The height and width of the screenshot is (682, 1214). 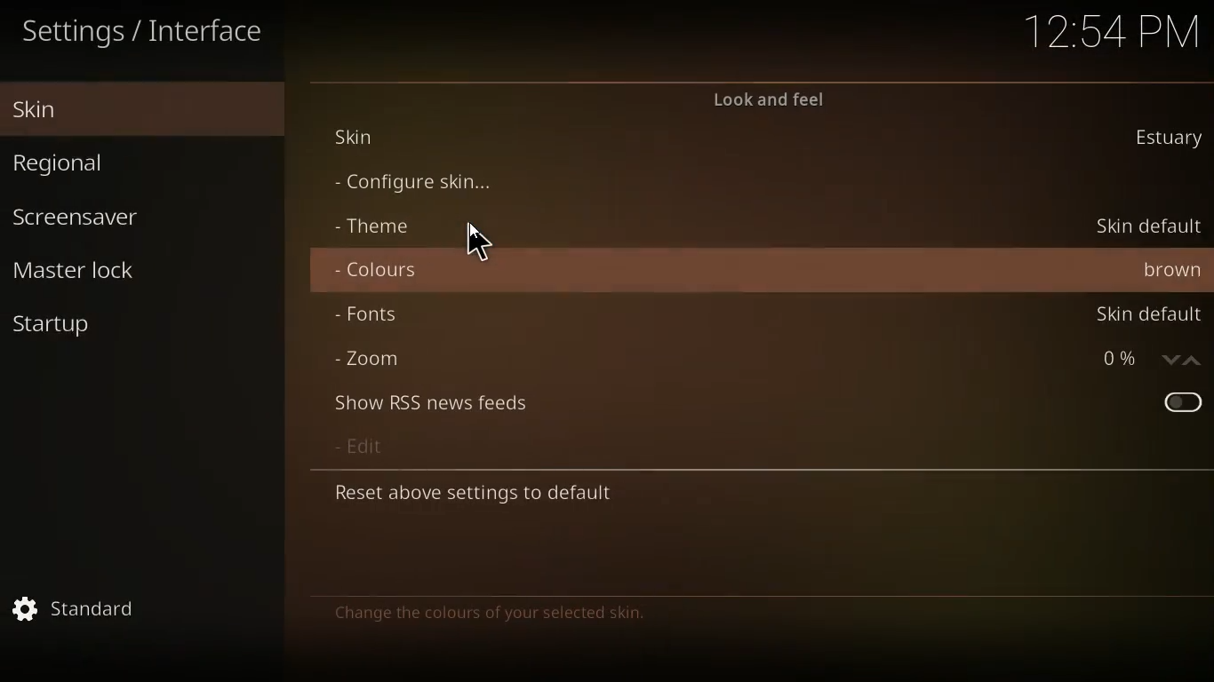 I want to click on time, so click(x=1113, y=29).